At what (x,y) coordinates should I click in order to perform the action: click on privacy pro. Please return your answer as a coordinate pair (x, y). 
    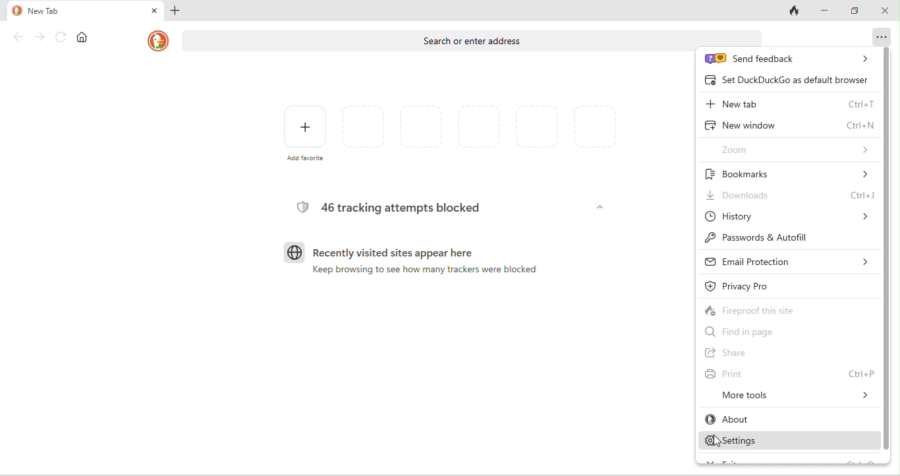
    Looking at the image, I should click on (750, 287).